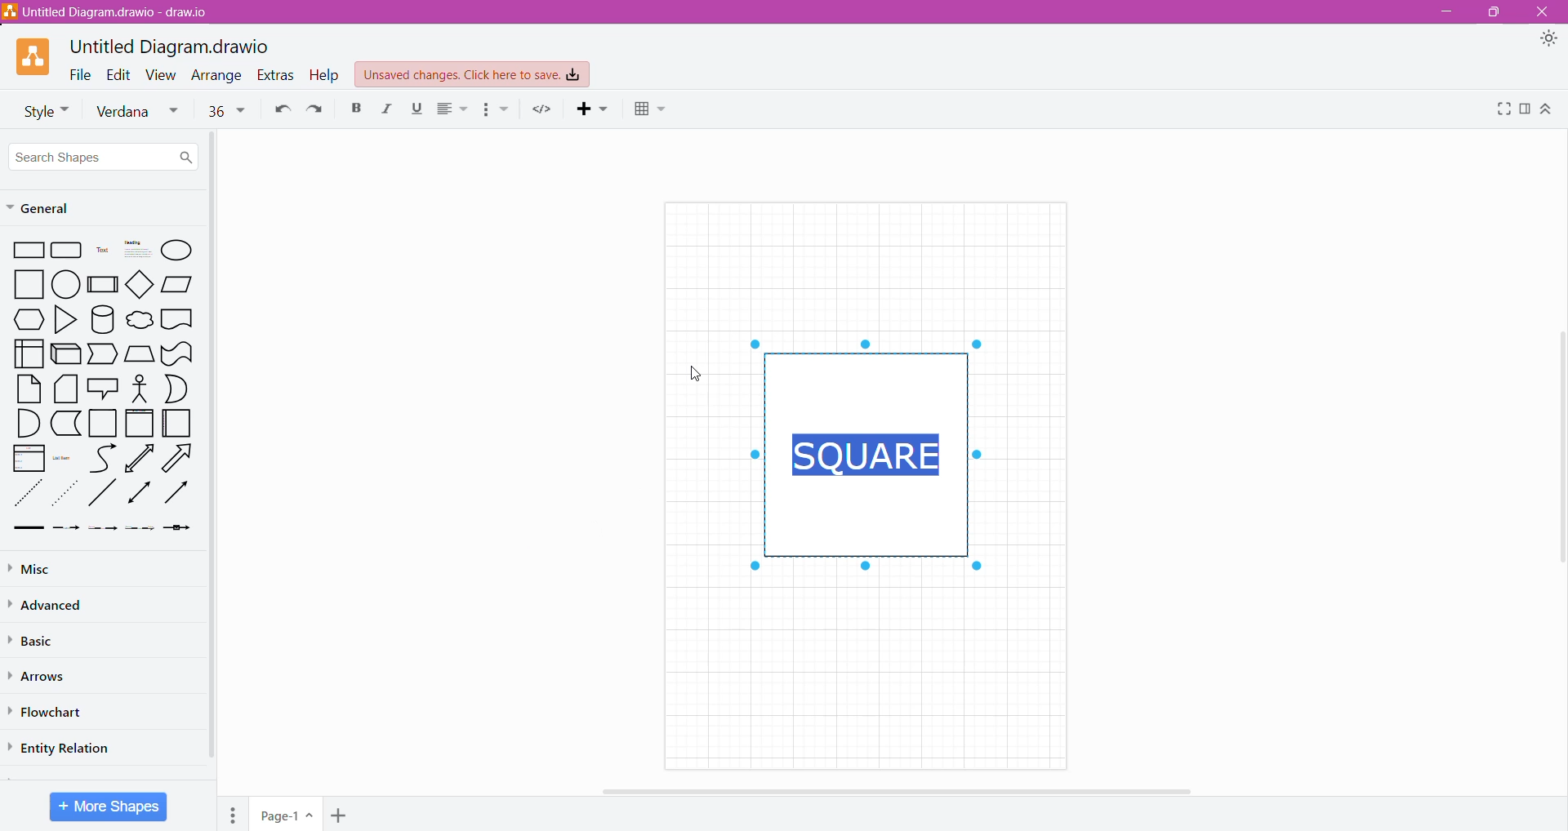 The width and height of the screenshot is (1568, 831). I want to click on diamond, so click(141, 285).